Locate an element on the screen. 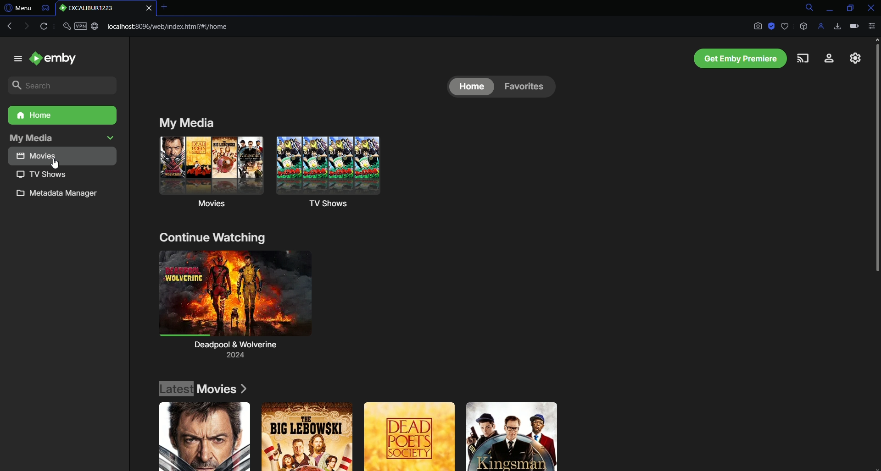 Image resolution: width=881 pixels, height=471 pixels. Forward is located at coordinates (25, 26).